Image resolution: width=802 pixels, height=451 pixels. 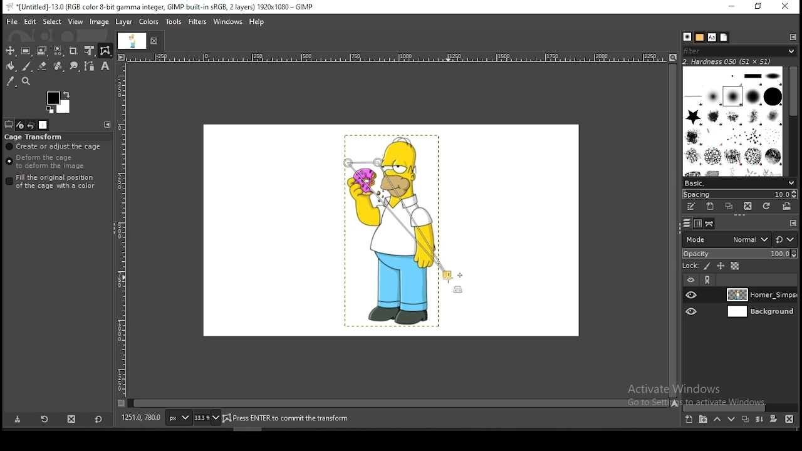 What do you see at coordinates (26, 81) in the screenshot?
I see `zoom tool` at bounding box center [26, 81].